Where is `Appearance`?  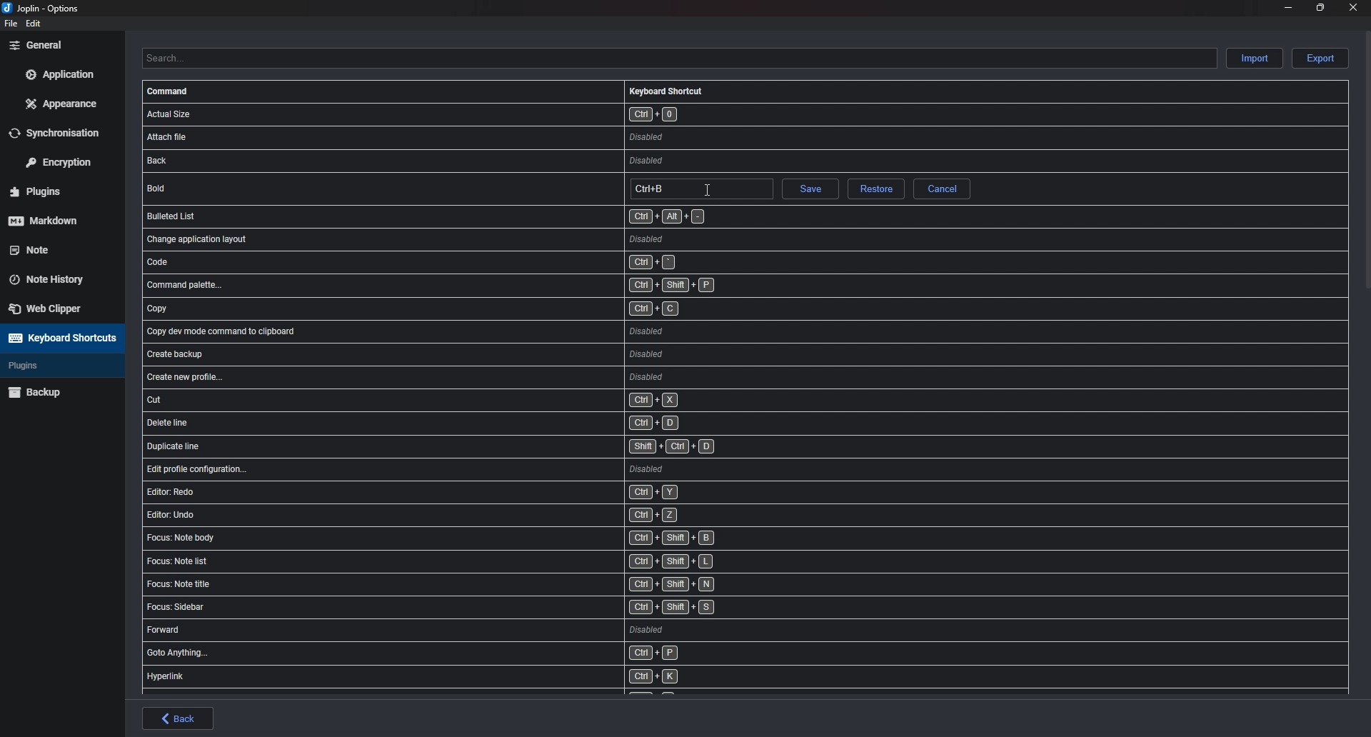
Appearance is located at coordinates (63, 103).